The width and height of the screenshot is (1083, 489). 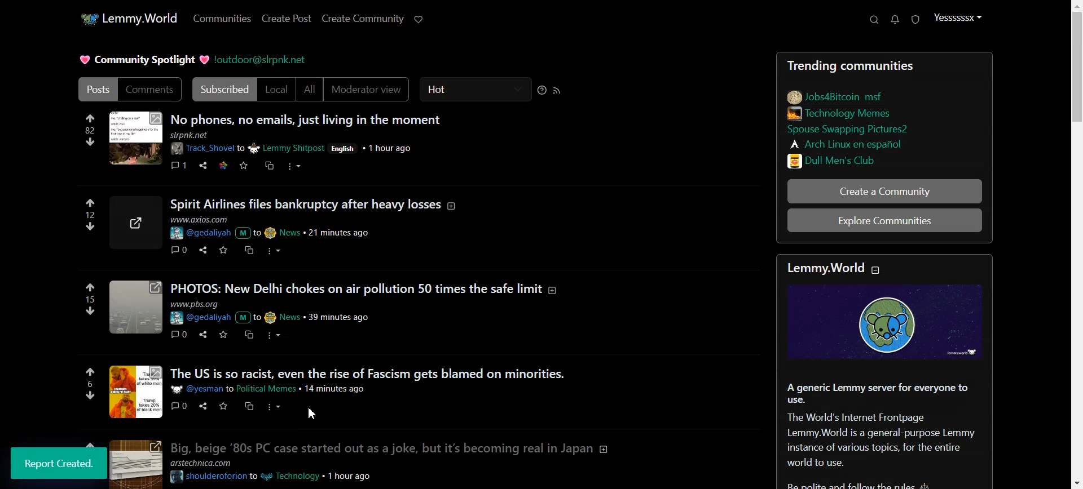 What do you see at coordinates (203, 166) in the screenshot?
I see `share` at bounding box center [203, 166].